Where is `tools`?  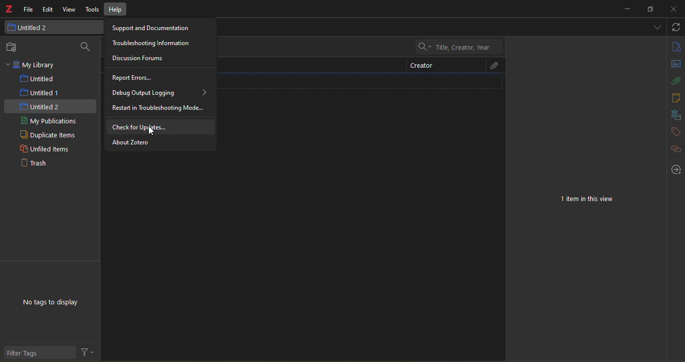 tools is located at coordinates (93, 10).